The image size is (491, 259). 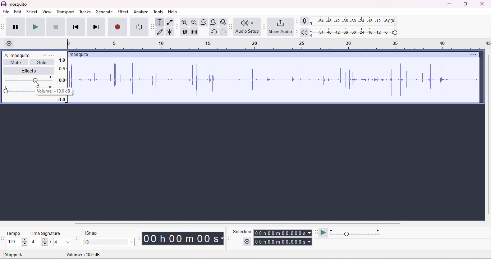 What do you see at coordinates (243, 232) in the screenshot?
I see `selection` at bounding box center [243, 232].